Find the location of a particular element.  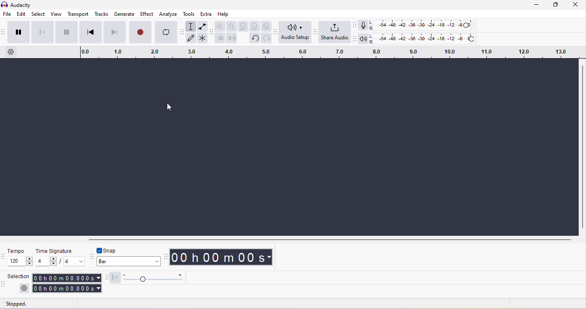

audacity playback meter toolbar is located at coordinates (353, 39).